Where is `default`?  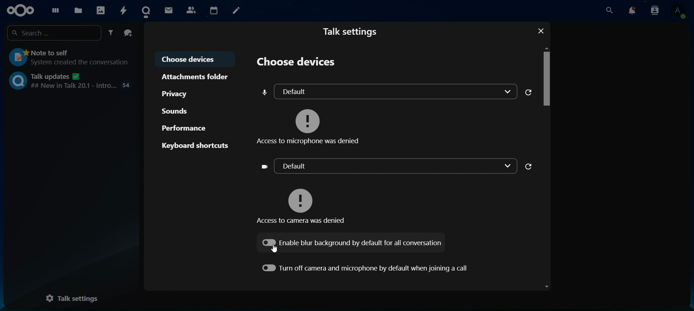 default is located at coordinates (386, 166).